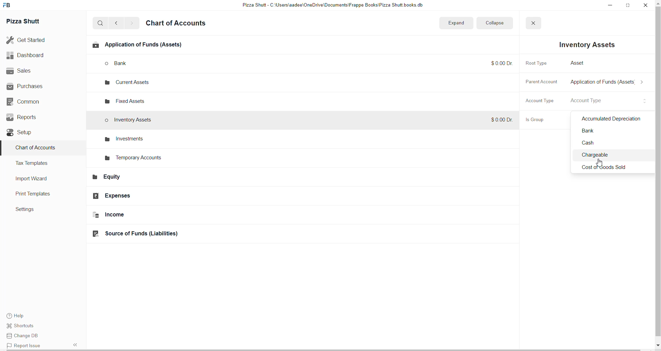 This screenshot has height=351, width=661. I want to click on Income , so click(145, 216).